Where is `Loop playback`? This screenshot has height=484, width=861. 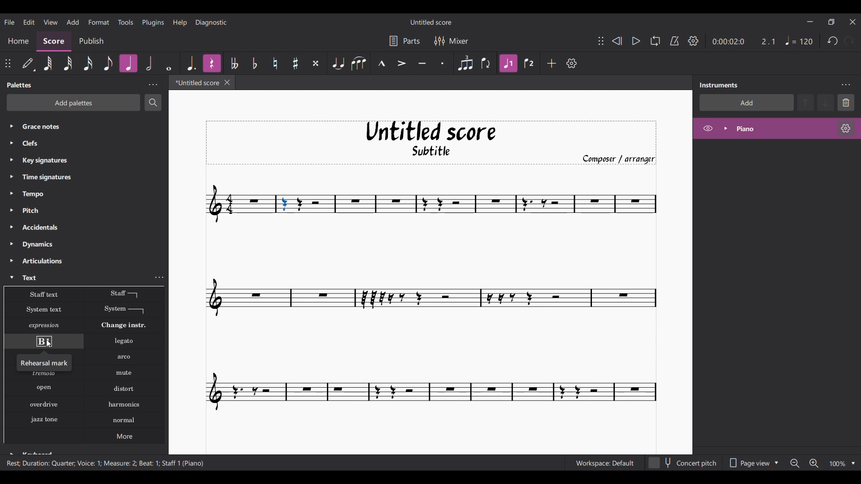 Loop playback is located at coordinates (655, 41).